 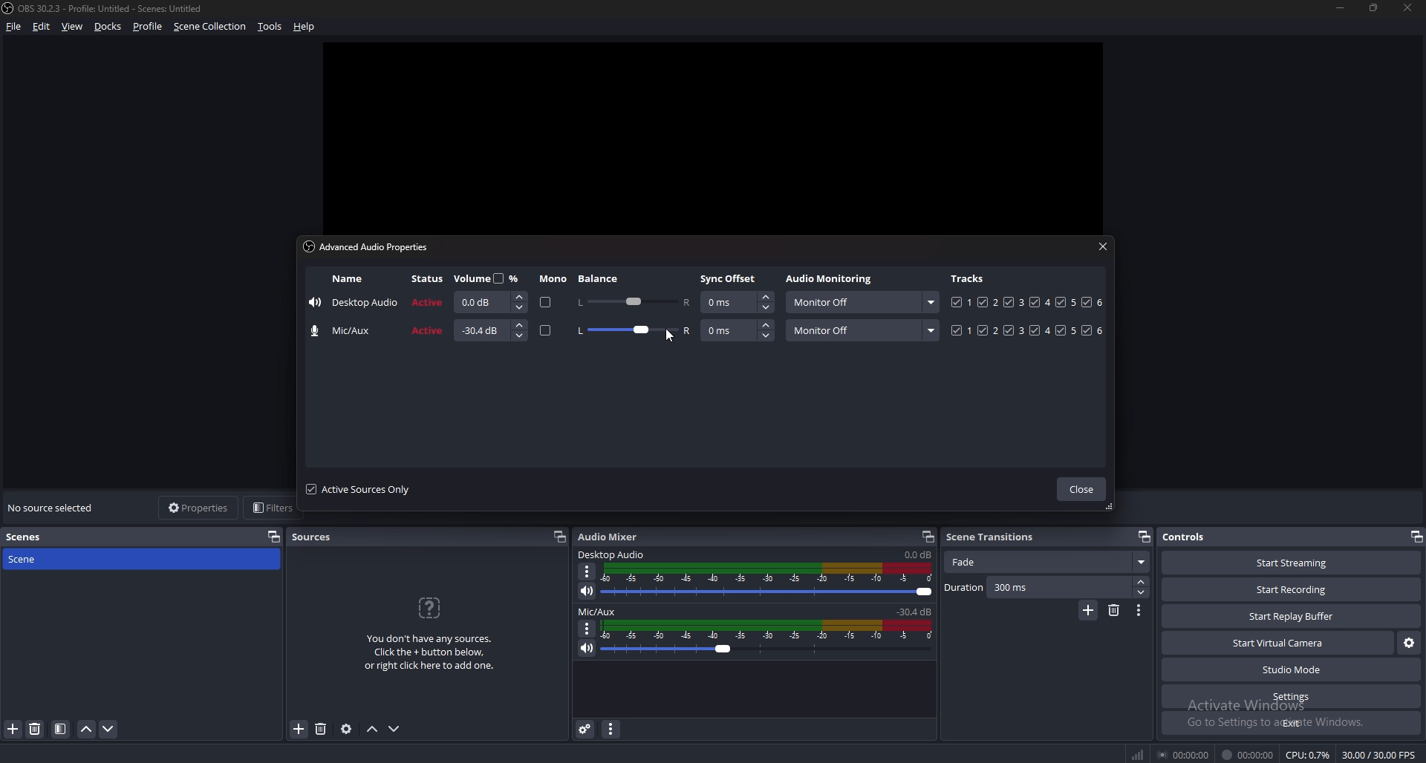 What do you see at coordinates (150, 26) in the screenshot?
I see `profile` at bounding box center [150, 26].